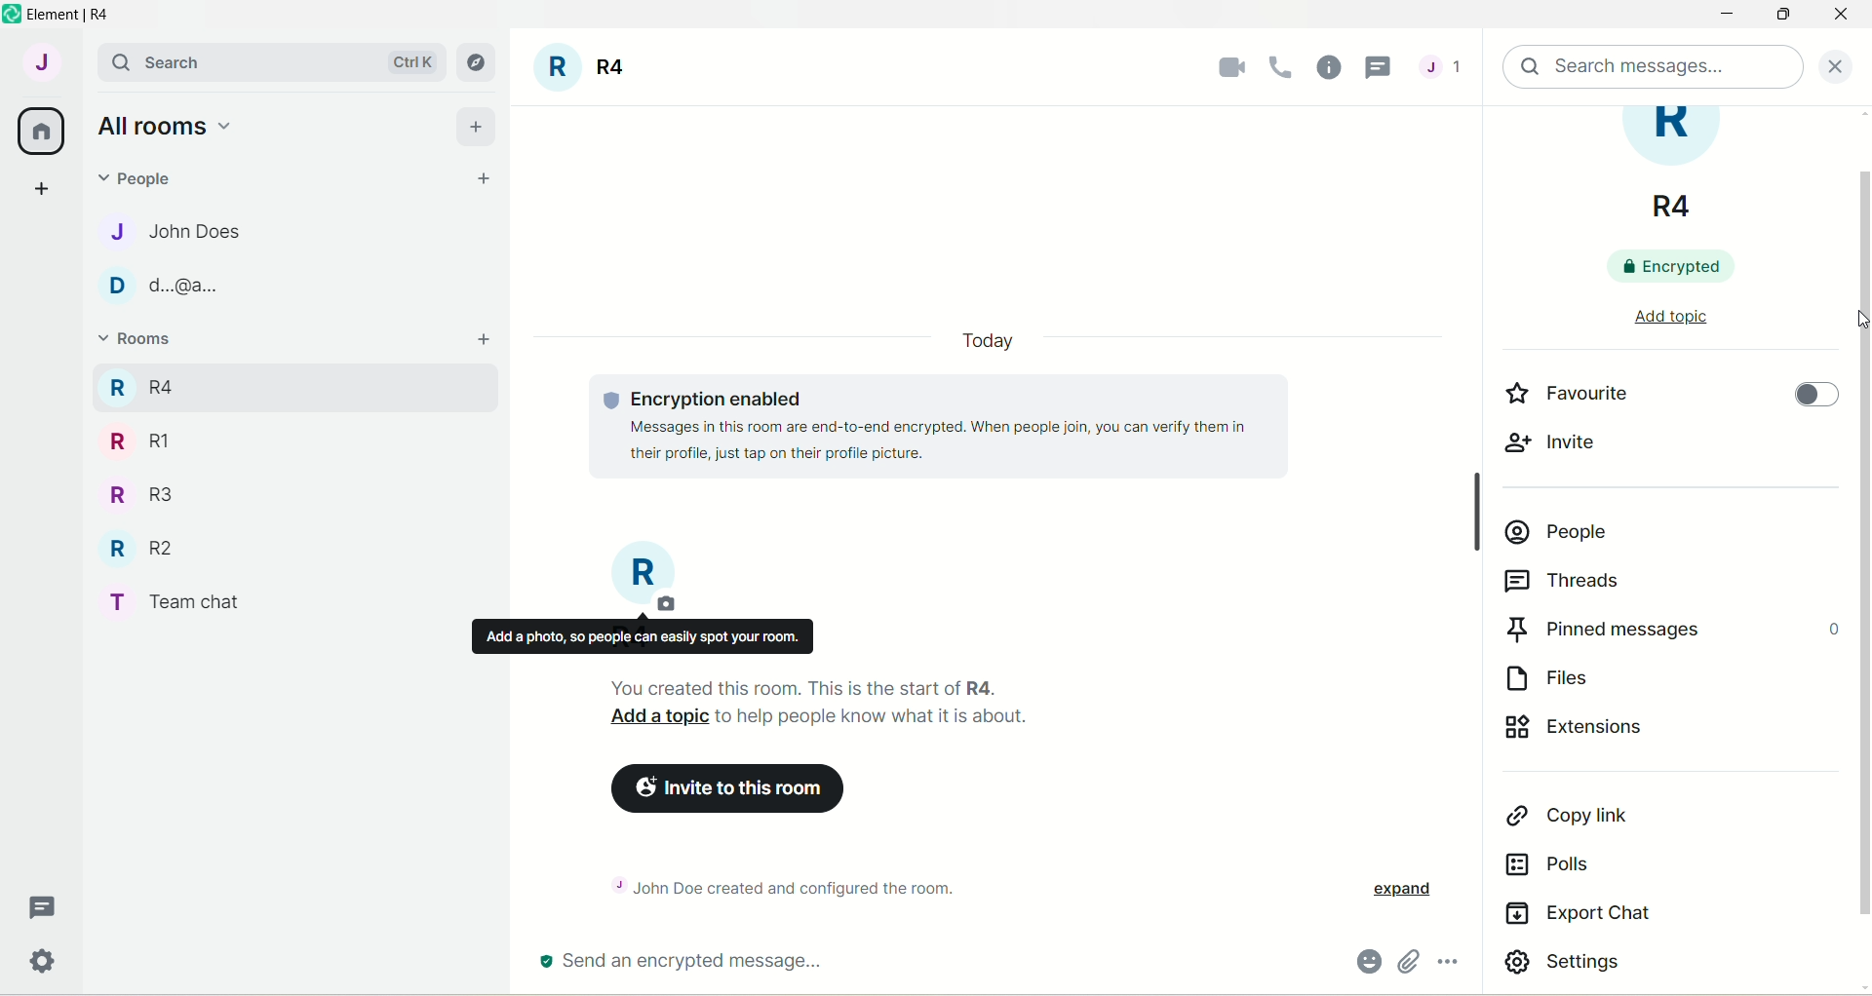 This screenshot has width=1872, height=996. I want to click on files, so click(1563, 674).